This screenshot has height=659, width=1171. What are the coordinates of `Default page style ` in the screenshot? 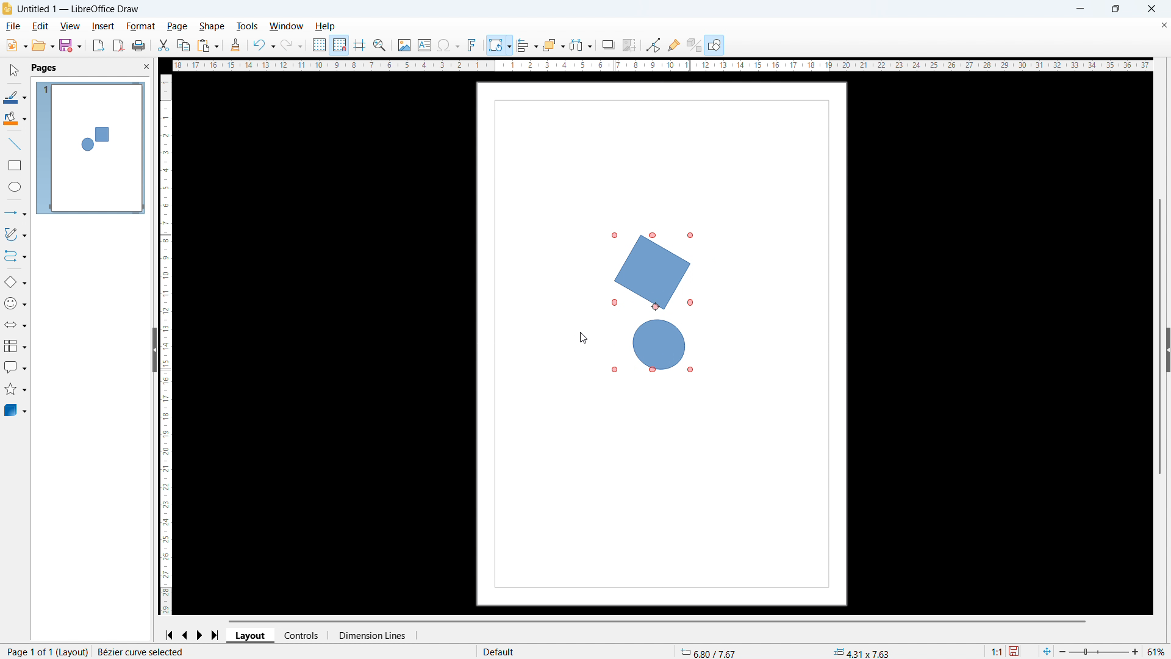 It's located at (501, 652).